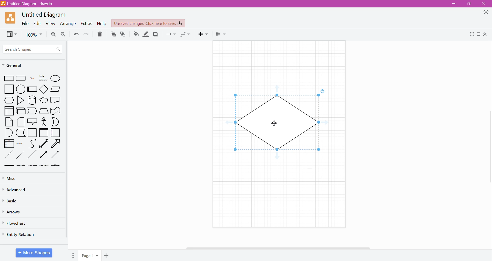 This screenshot has width=492, height=261. I want to click on Redo, so click(86, 34).